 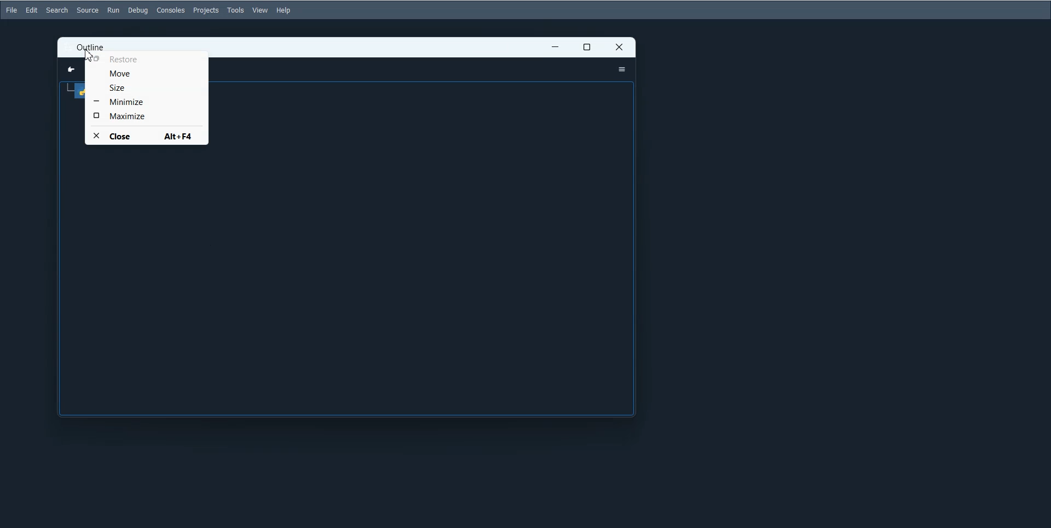 What do you see at coordinates (11, 10) in the screenshot?
I see `File` at bounding box center [11, 10].